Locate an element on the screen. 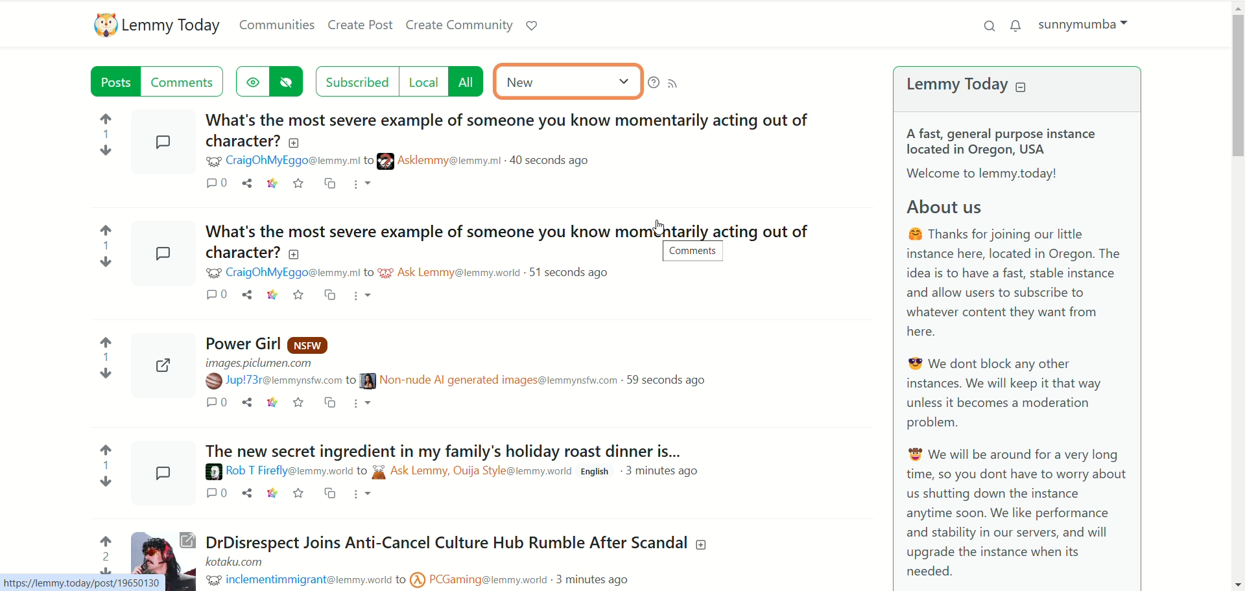 The width and height of the screenshot is (1245, 591). Image preview is located at coordinates (165, 551).